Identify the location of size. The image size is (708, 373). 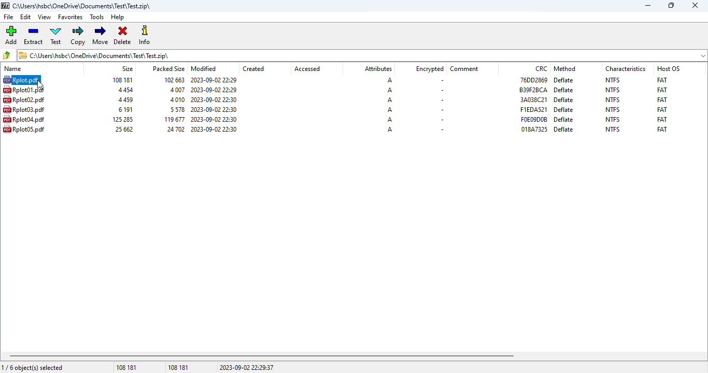
(124, 100).